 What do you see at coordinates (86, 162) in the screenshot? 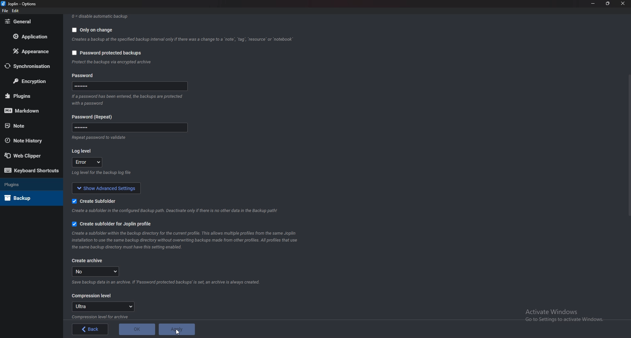
I see `error` at bounding box center [86, 162].